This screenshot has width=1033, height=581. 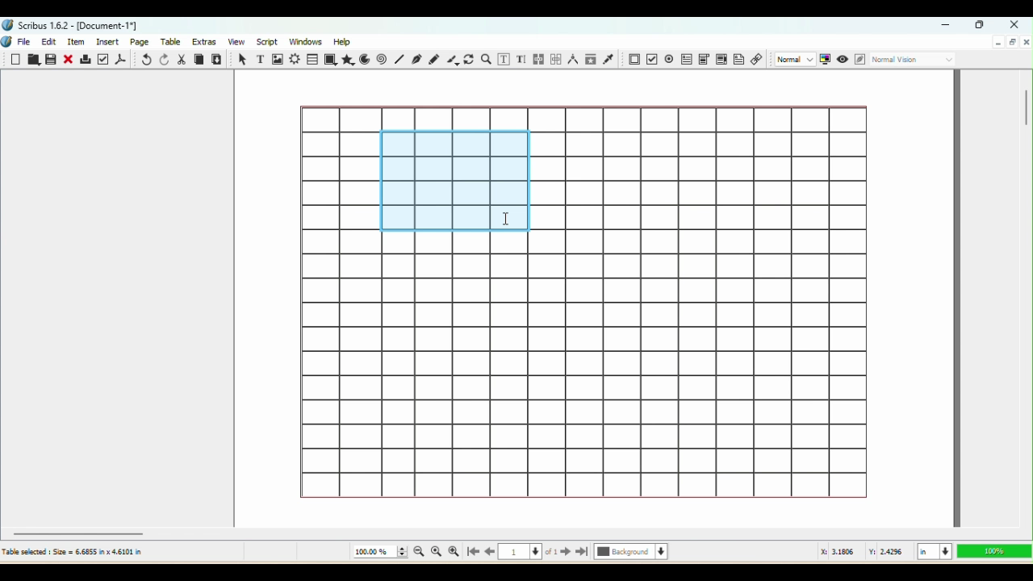 What do you see at coordinates (122, 59) in the screenshot?
I see `Save as PDF` at bounding box center [122, 59].